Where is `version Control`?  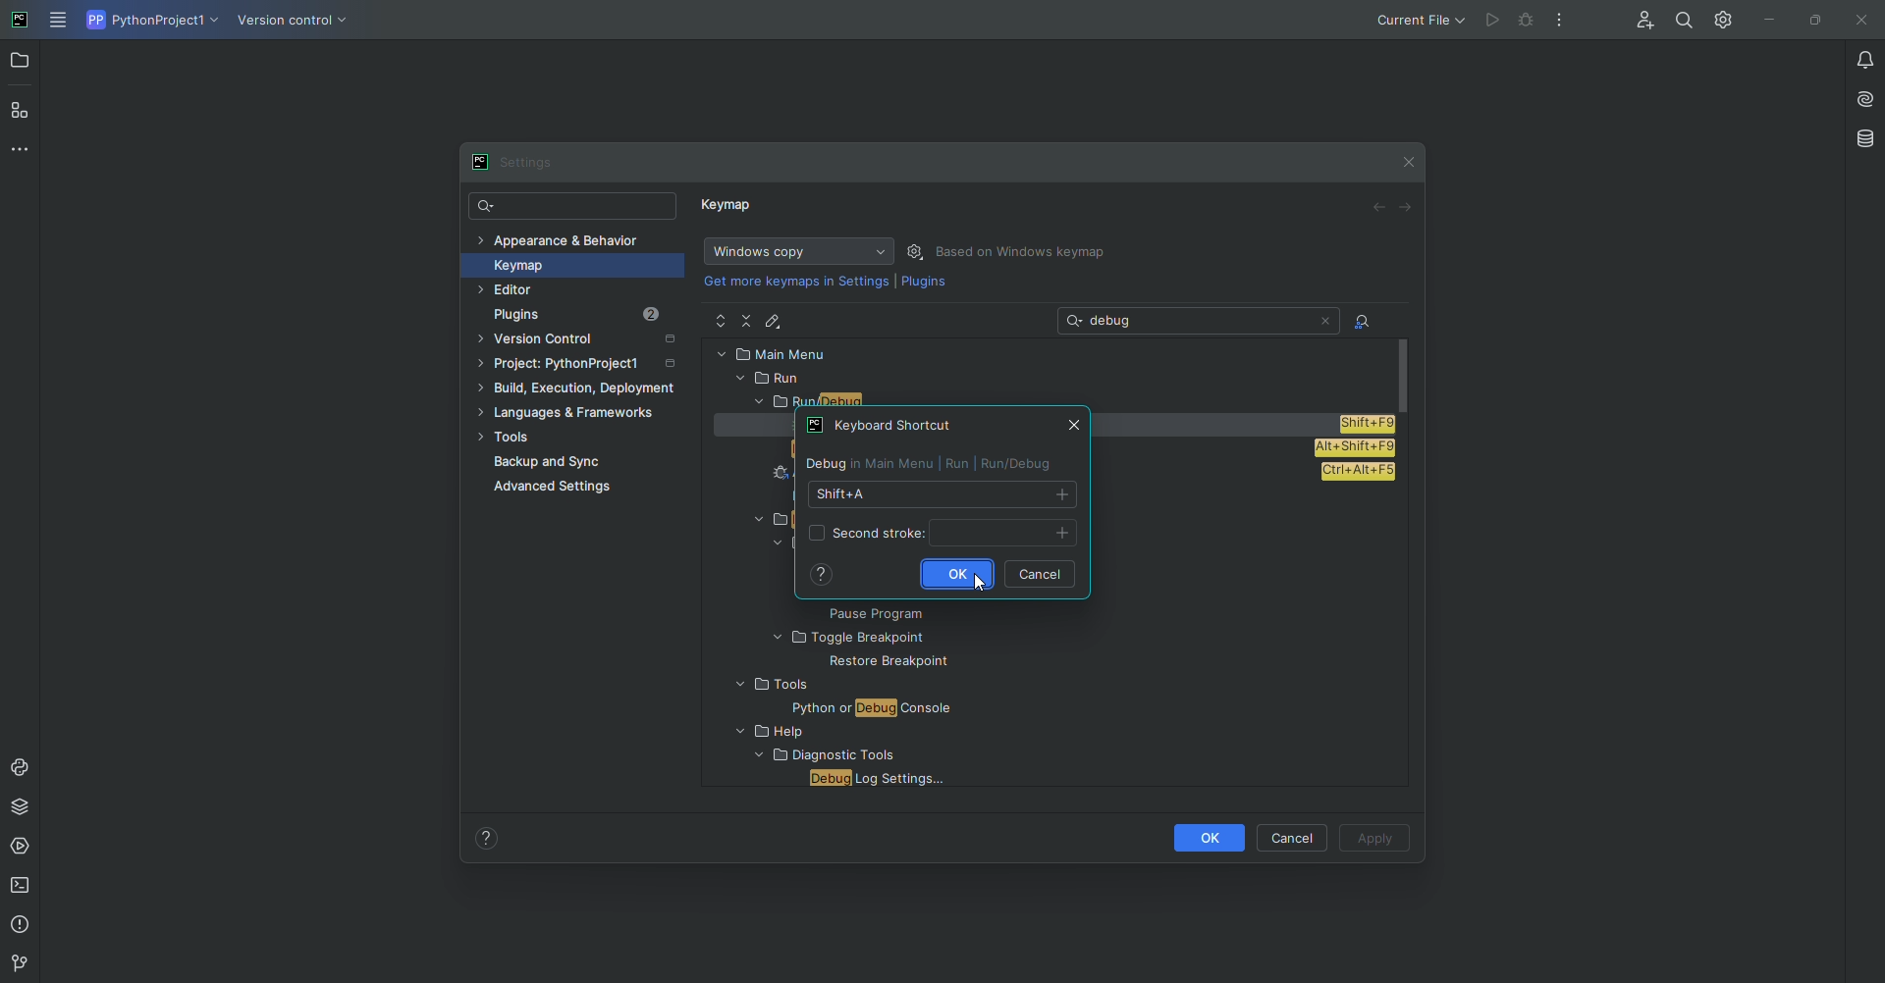 version Control is located at coordinates (17, 964).